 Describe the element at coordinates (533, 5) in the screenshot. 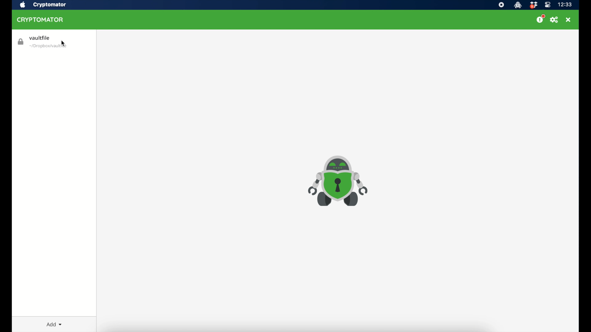

I see `dropbox icon` at that location.